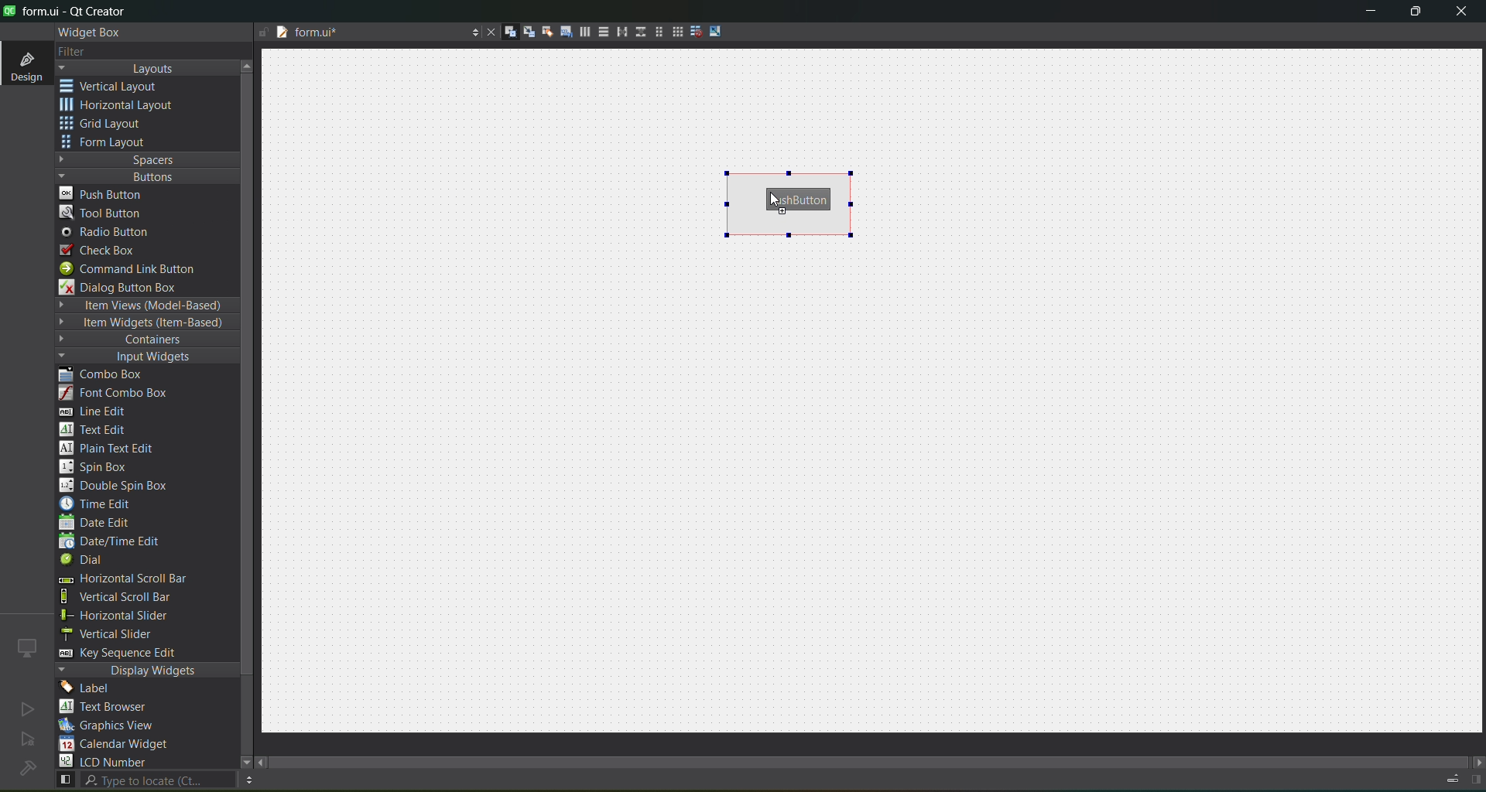 Image resolution: width=1486 pixels, height=792 pixels. I want to click on move right, so click(1477, 763).